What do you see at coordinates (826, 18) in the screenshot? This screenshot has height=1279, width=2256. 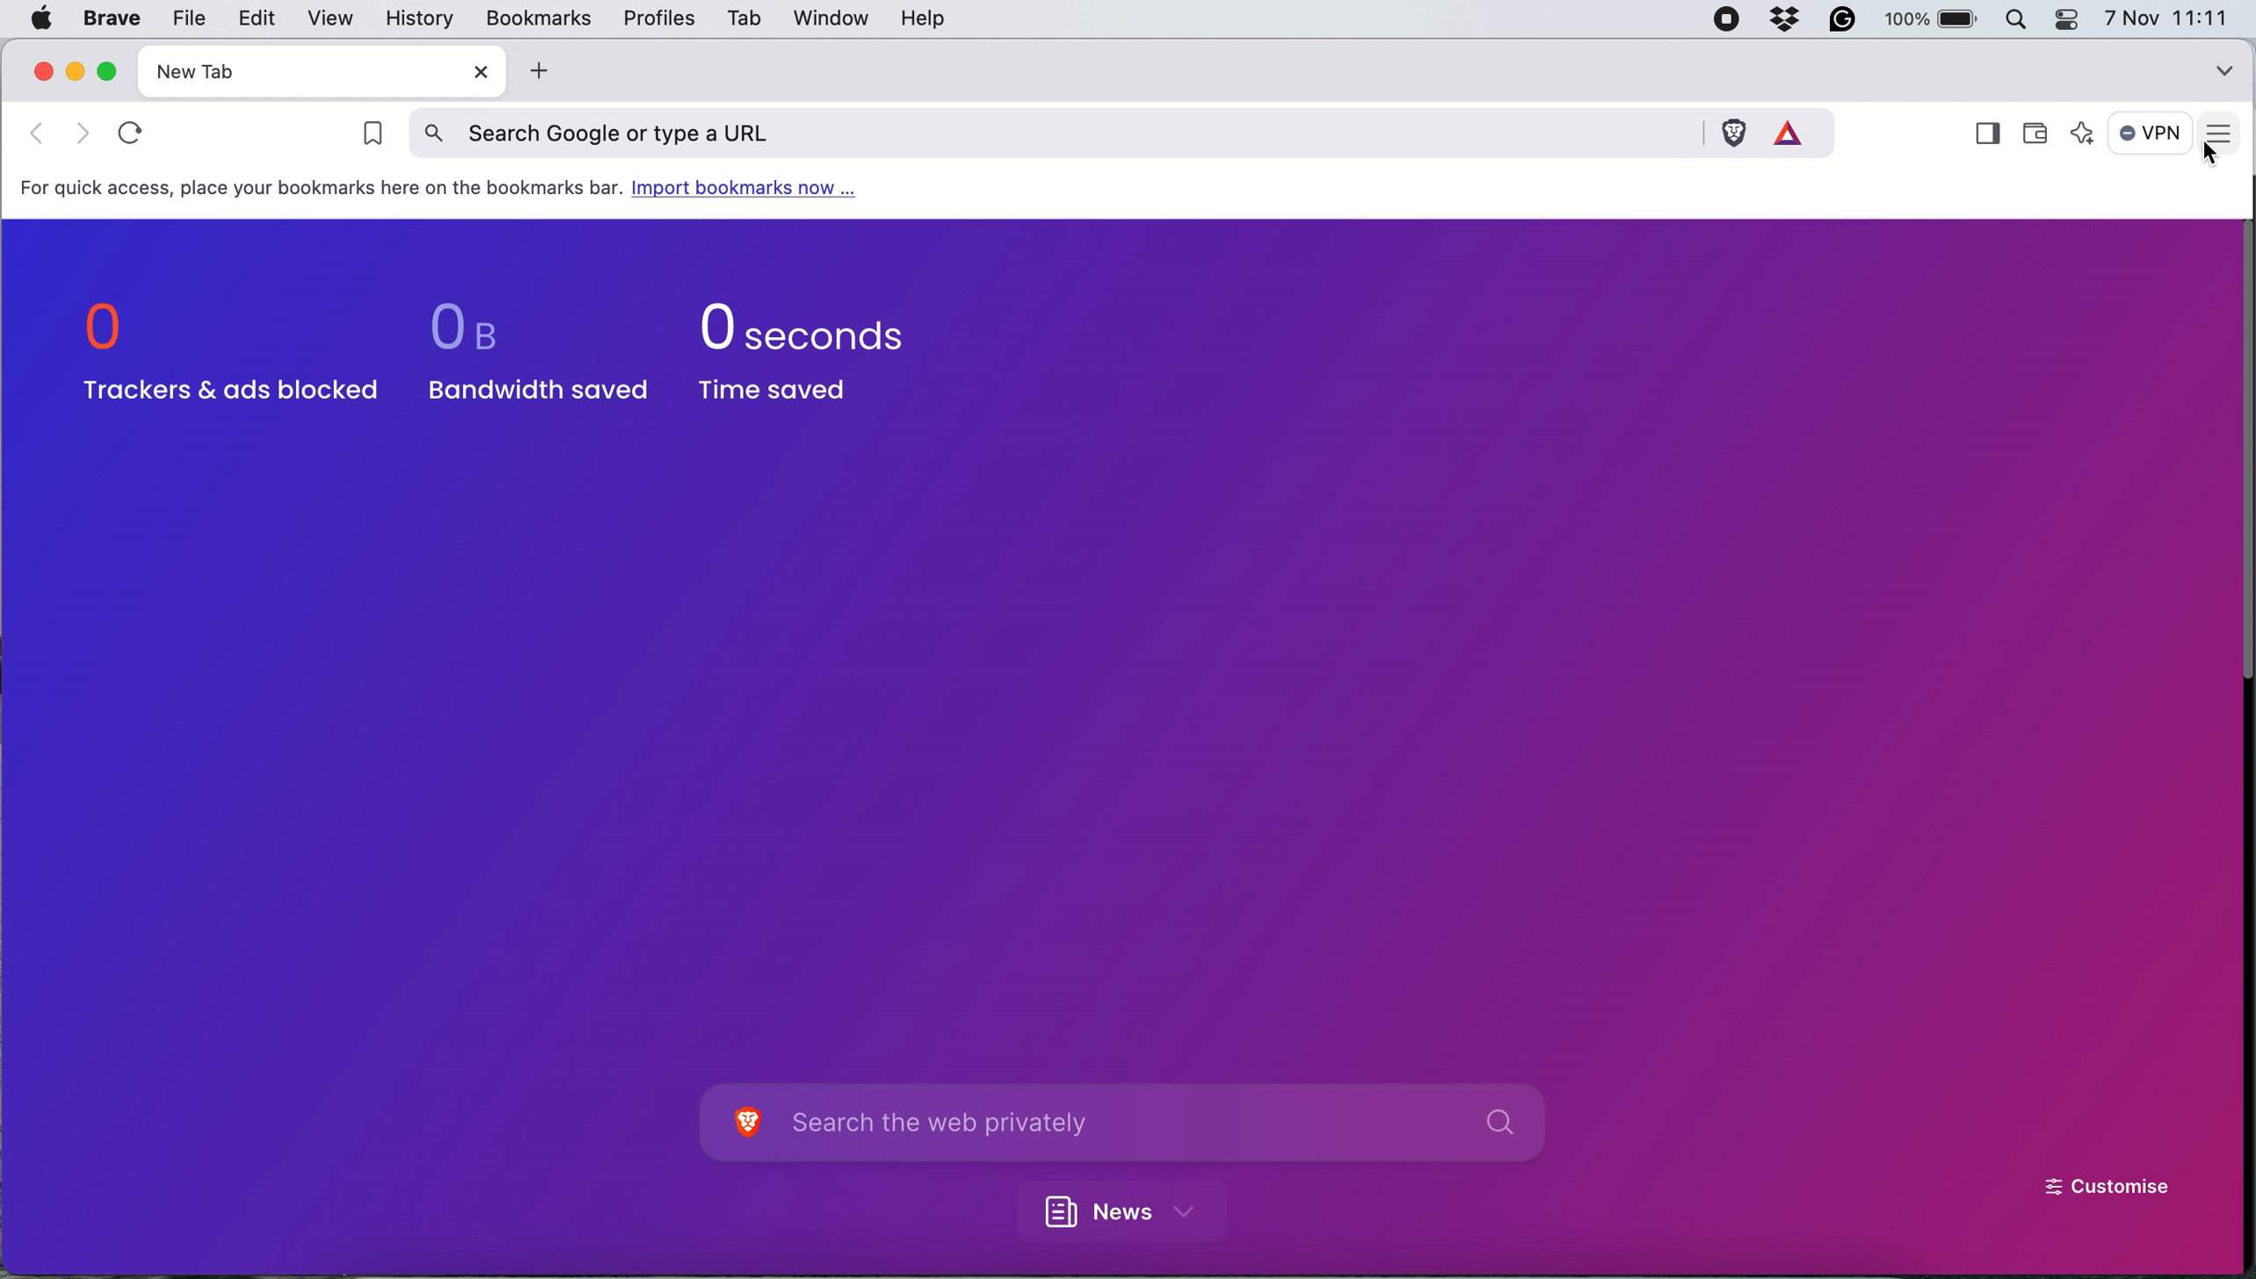 I see `window` at bounding box center [826, 18].